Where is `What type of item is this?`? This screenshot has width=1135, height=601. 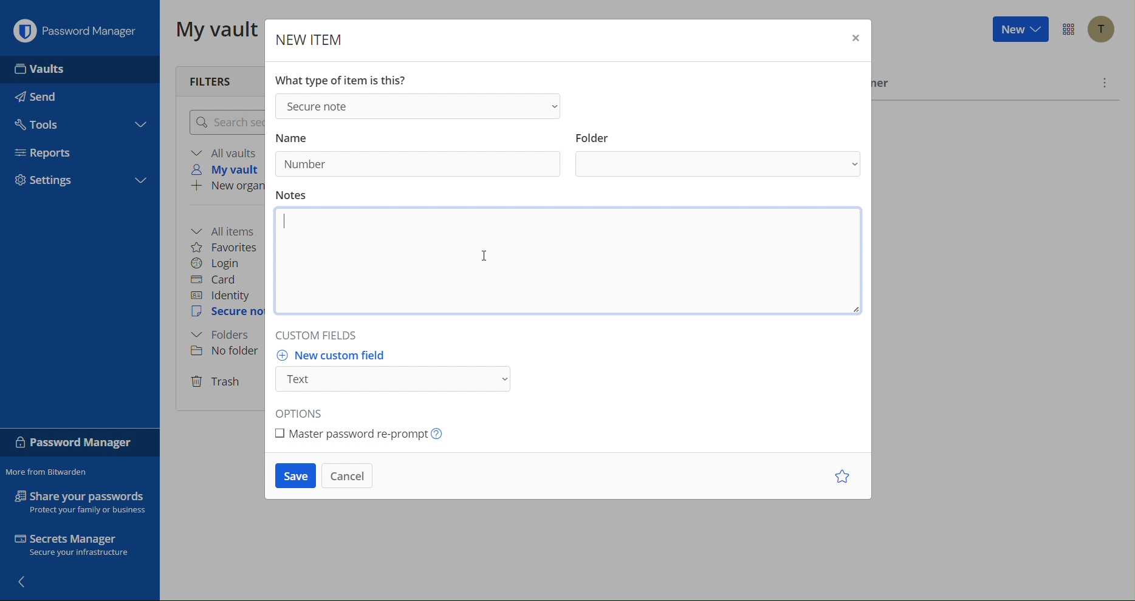 What type of item is this? is located at coordinates (342, 80).